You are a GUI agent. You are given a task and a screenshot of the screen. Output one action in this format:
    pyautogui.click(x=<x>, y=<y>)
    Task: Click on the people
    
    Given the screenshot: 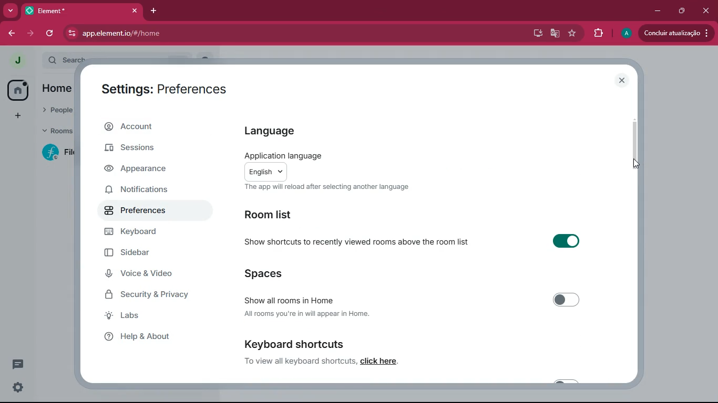 What is the action you would take?
    pyautogui.click(x=58, y=109)
    